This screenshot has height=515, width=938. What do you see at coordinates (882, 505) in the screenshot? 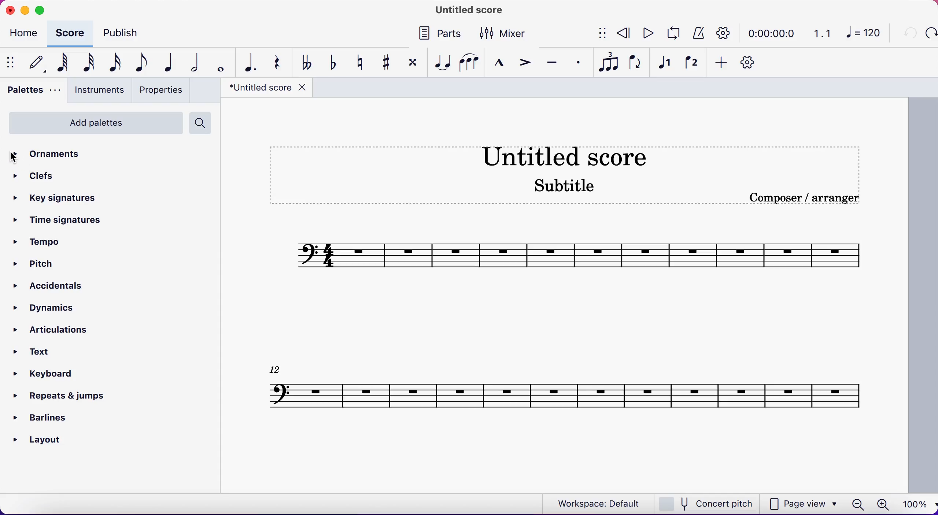
I see `zoom in` at bounding box center [882, 505].